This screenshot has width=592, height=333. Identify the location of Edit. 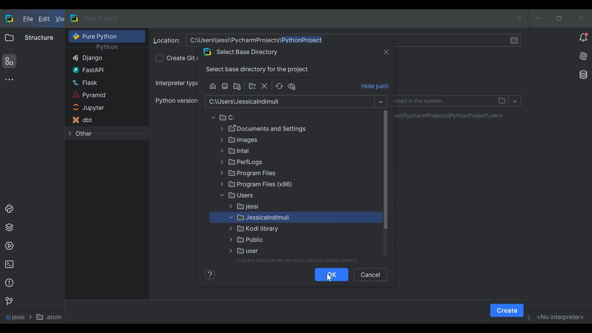
(45, 19).